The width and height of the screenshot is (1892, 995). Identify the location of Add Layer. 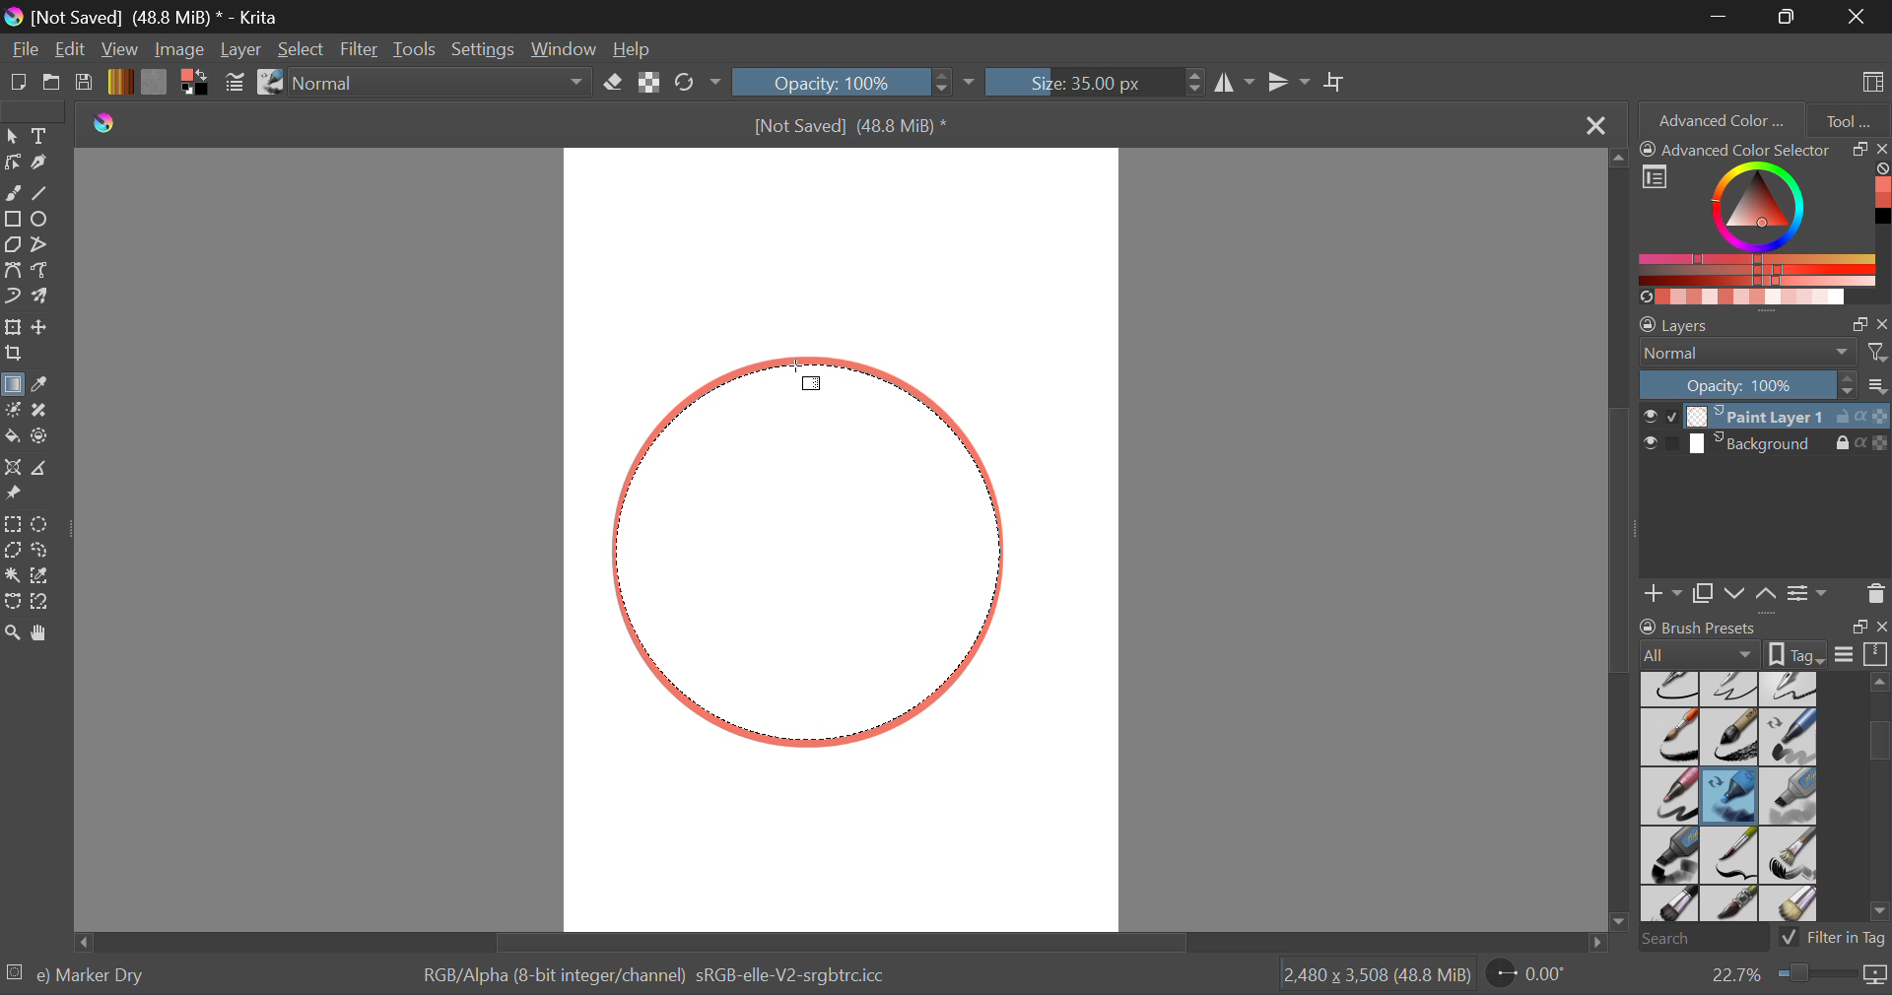
(1663, 591).